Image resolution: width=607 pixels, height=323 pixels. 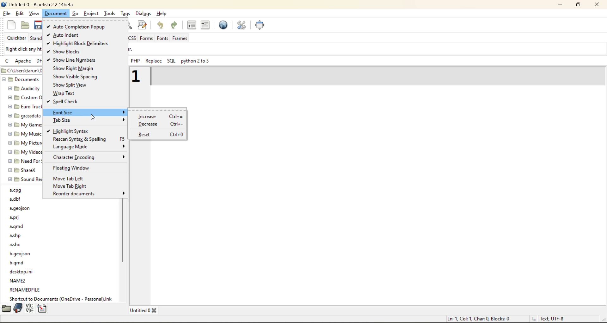 What do you see at coordinates (25, 134) in the screenshot?
I see `my music` at bounding box center [25, 134].